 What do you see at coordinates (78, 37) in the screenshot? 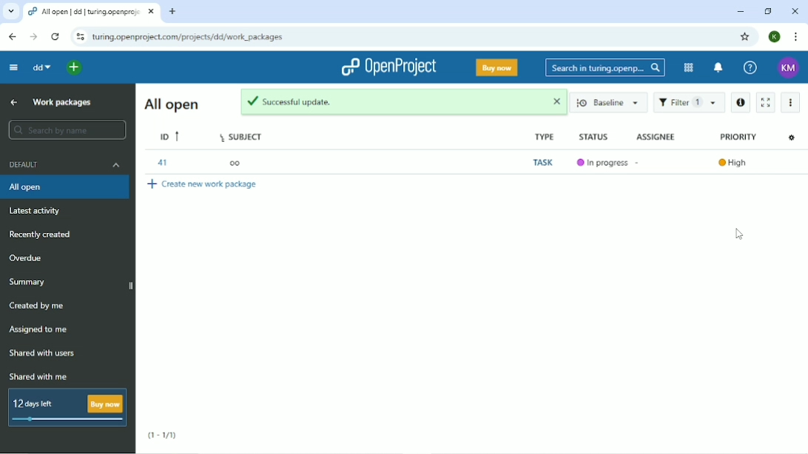
I see `View site information` at bounding box center [78, 37].